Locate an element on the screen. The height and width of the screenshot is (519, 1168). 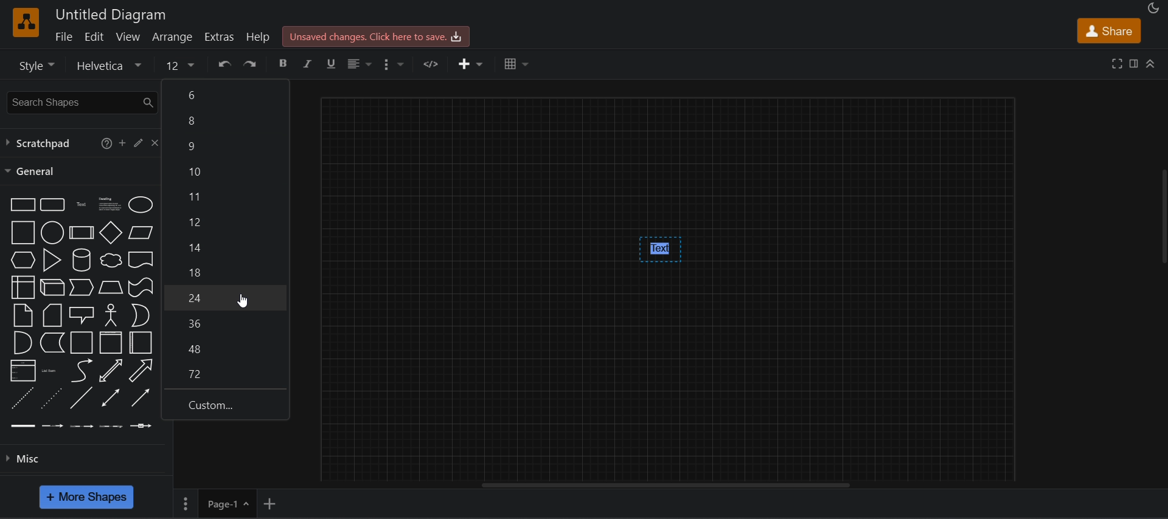
format is located at coordinates (1133, 63).